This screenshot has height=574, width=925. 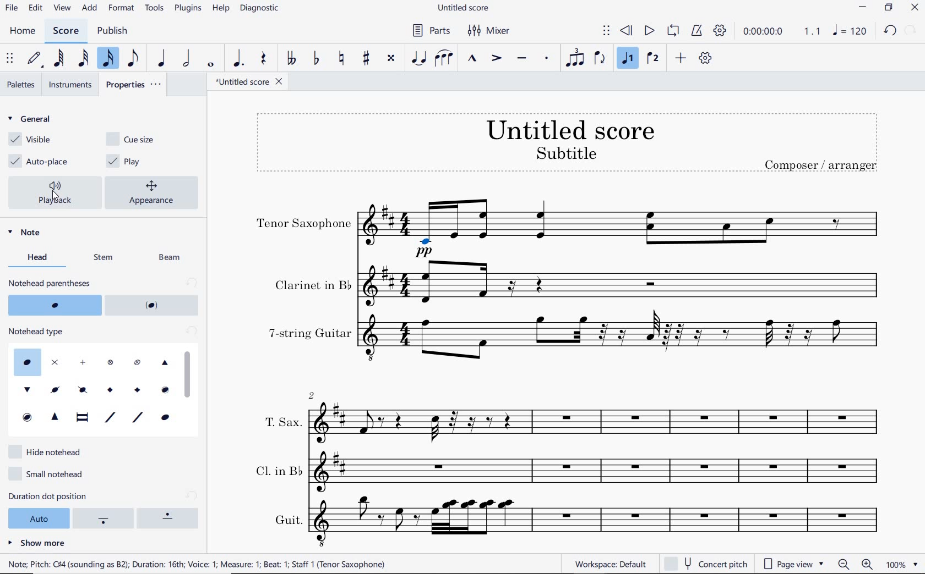 I want to click on text, so click(x=565, y=152).